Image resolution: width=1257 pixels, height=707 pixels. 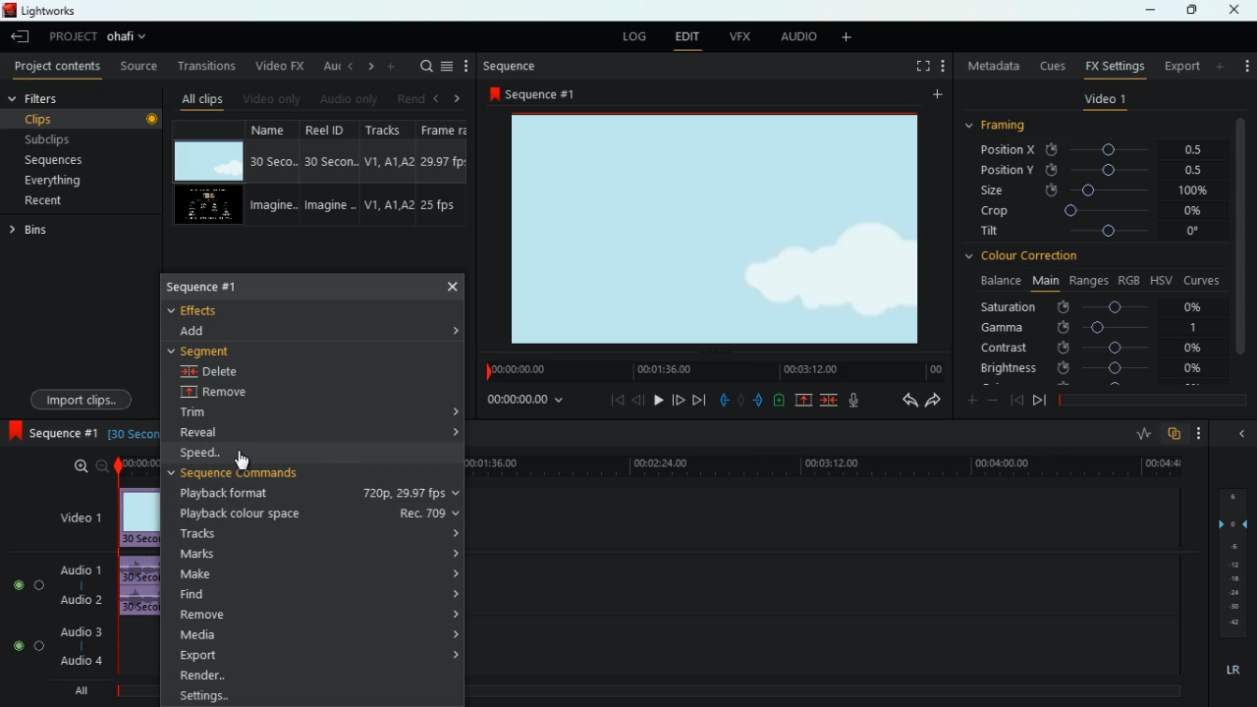 I want to click on overlap, so click(x=1175, y=435).